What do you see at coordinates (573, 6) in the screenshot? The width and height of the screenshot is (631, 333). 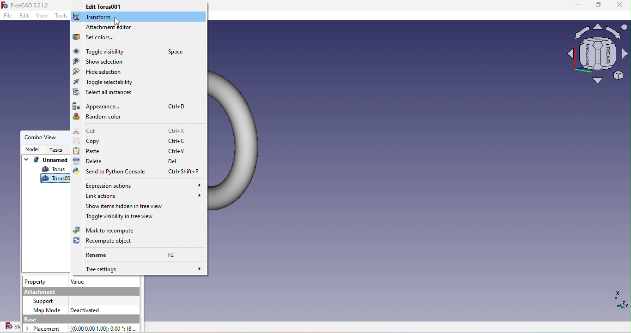 I see `Minimize` at bounding box center [573, 6].